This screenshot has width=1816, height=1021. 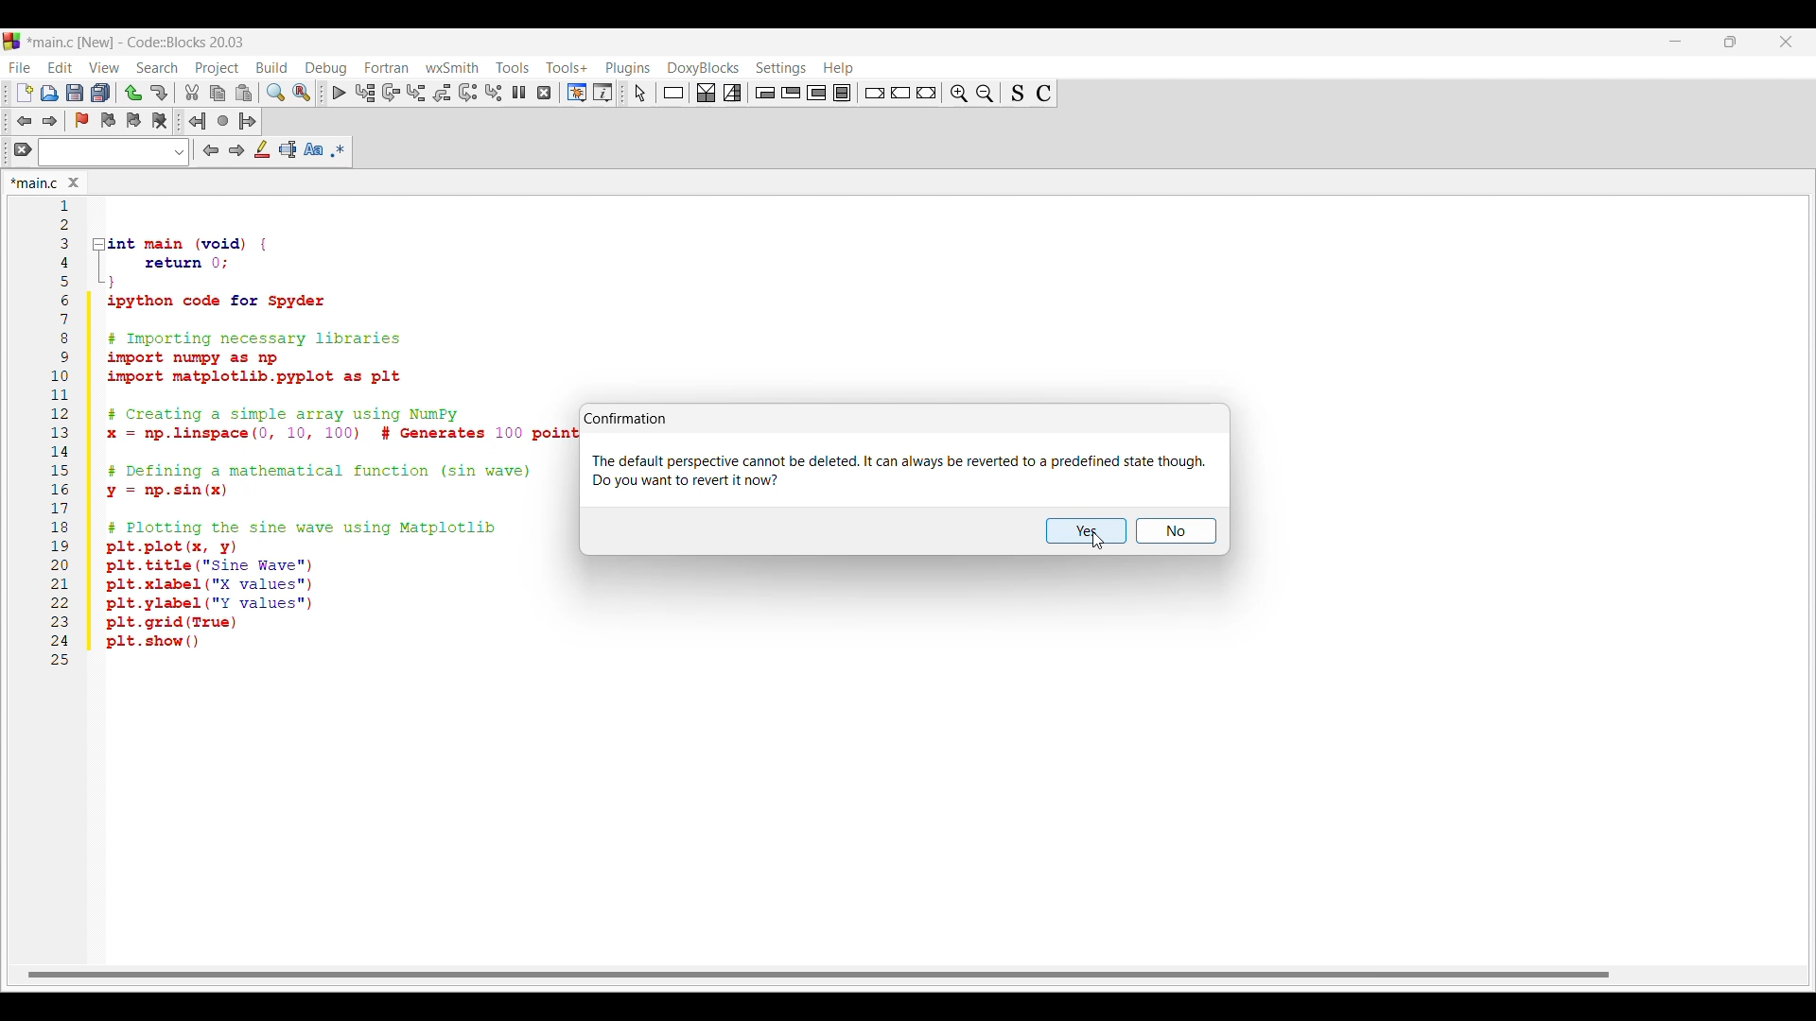 What do you see at coordinates (101, 93) in the screenshot?
I see `Save everything` at bounding box center [101, 93].